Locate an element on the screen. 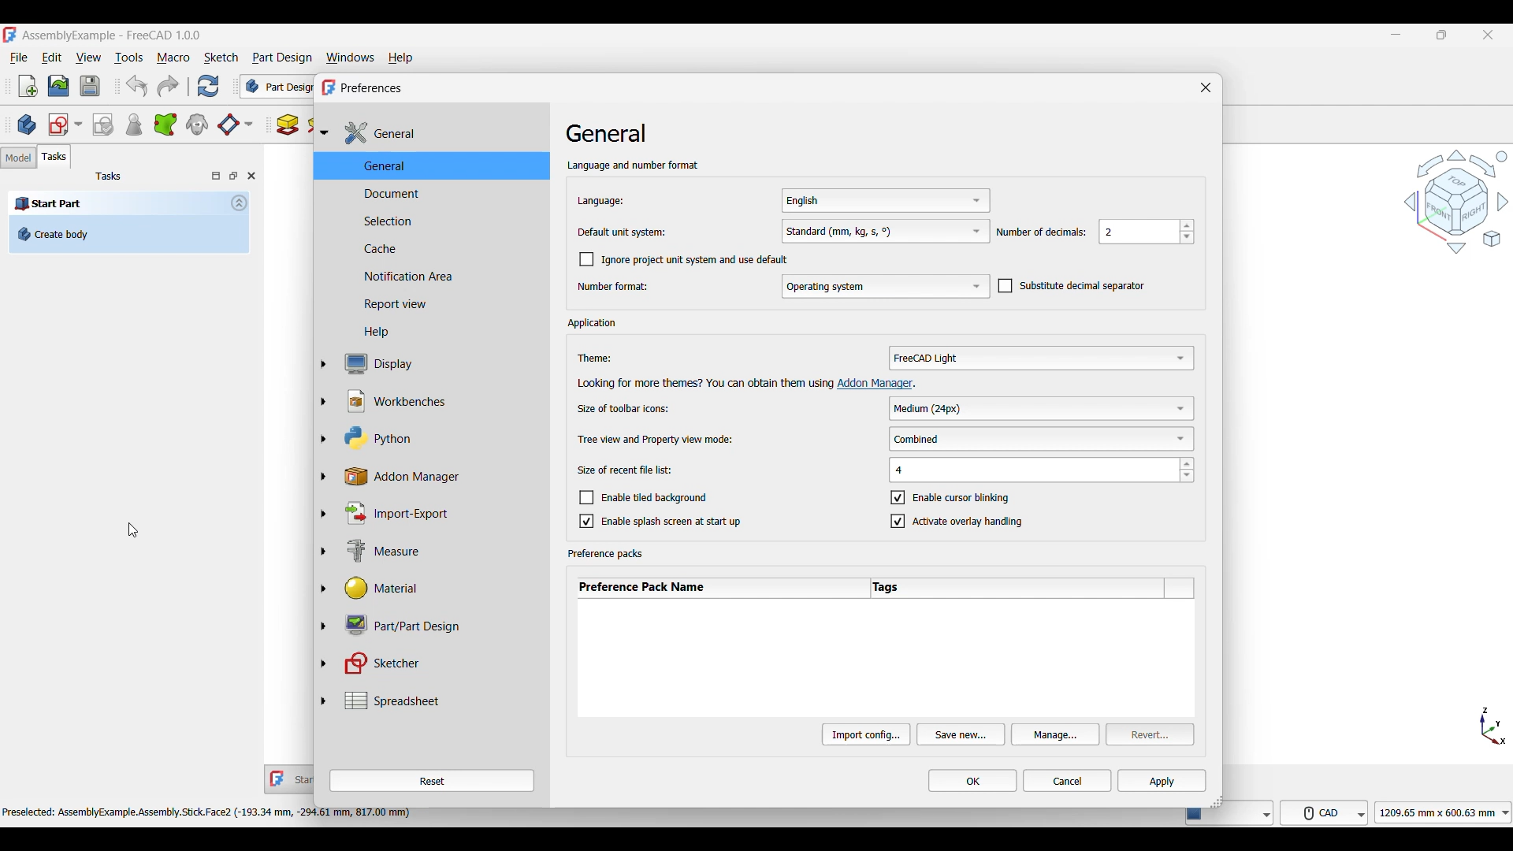 The height and width of the screenshot is (851, 1513). Axis navigation is located at coordinates (1493, 726).